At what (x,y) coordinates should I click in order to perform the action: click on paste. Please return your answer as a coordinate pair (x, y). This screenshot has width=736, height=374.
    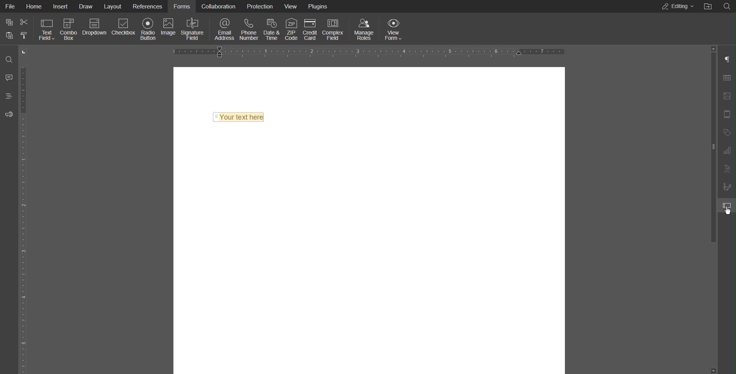
    Looking at the image, I should click on (10, 36).